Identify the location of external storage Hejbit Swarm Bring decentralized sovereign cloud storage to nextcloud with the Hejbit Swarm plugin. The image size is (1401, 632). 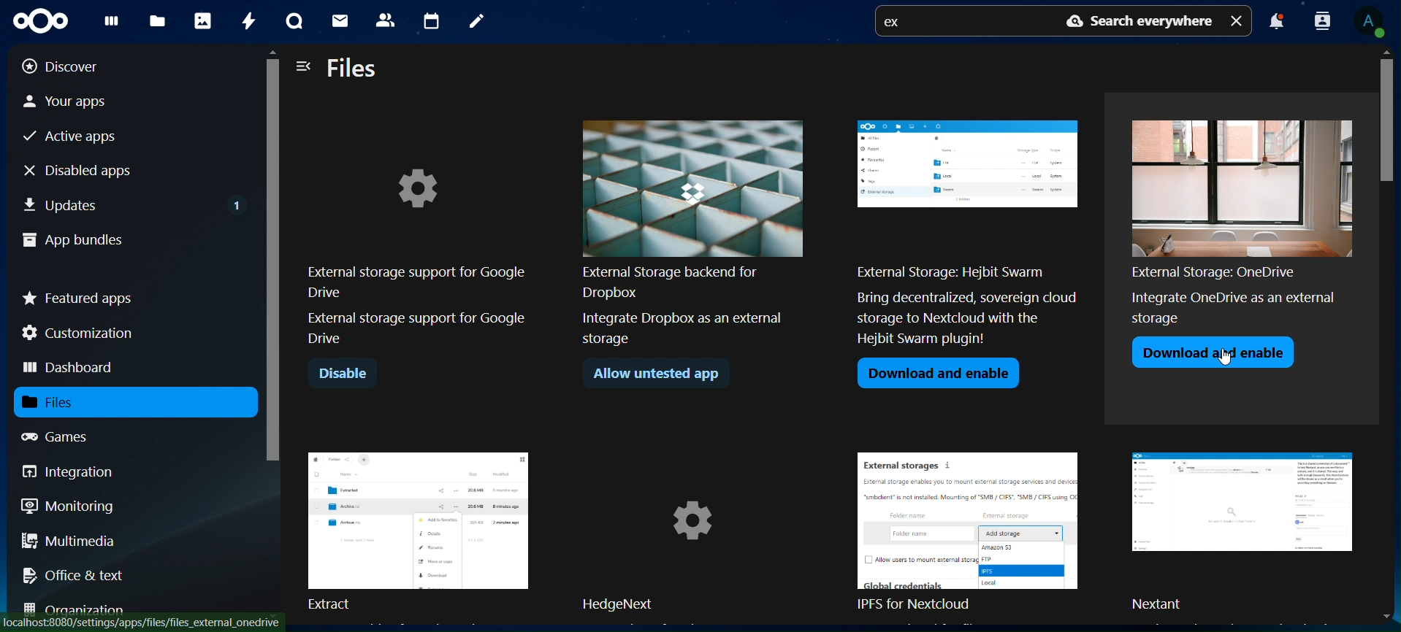
(968, 235).